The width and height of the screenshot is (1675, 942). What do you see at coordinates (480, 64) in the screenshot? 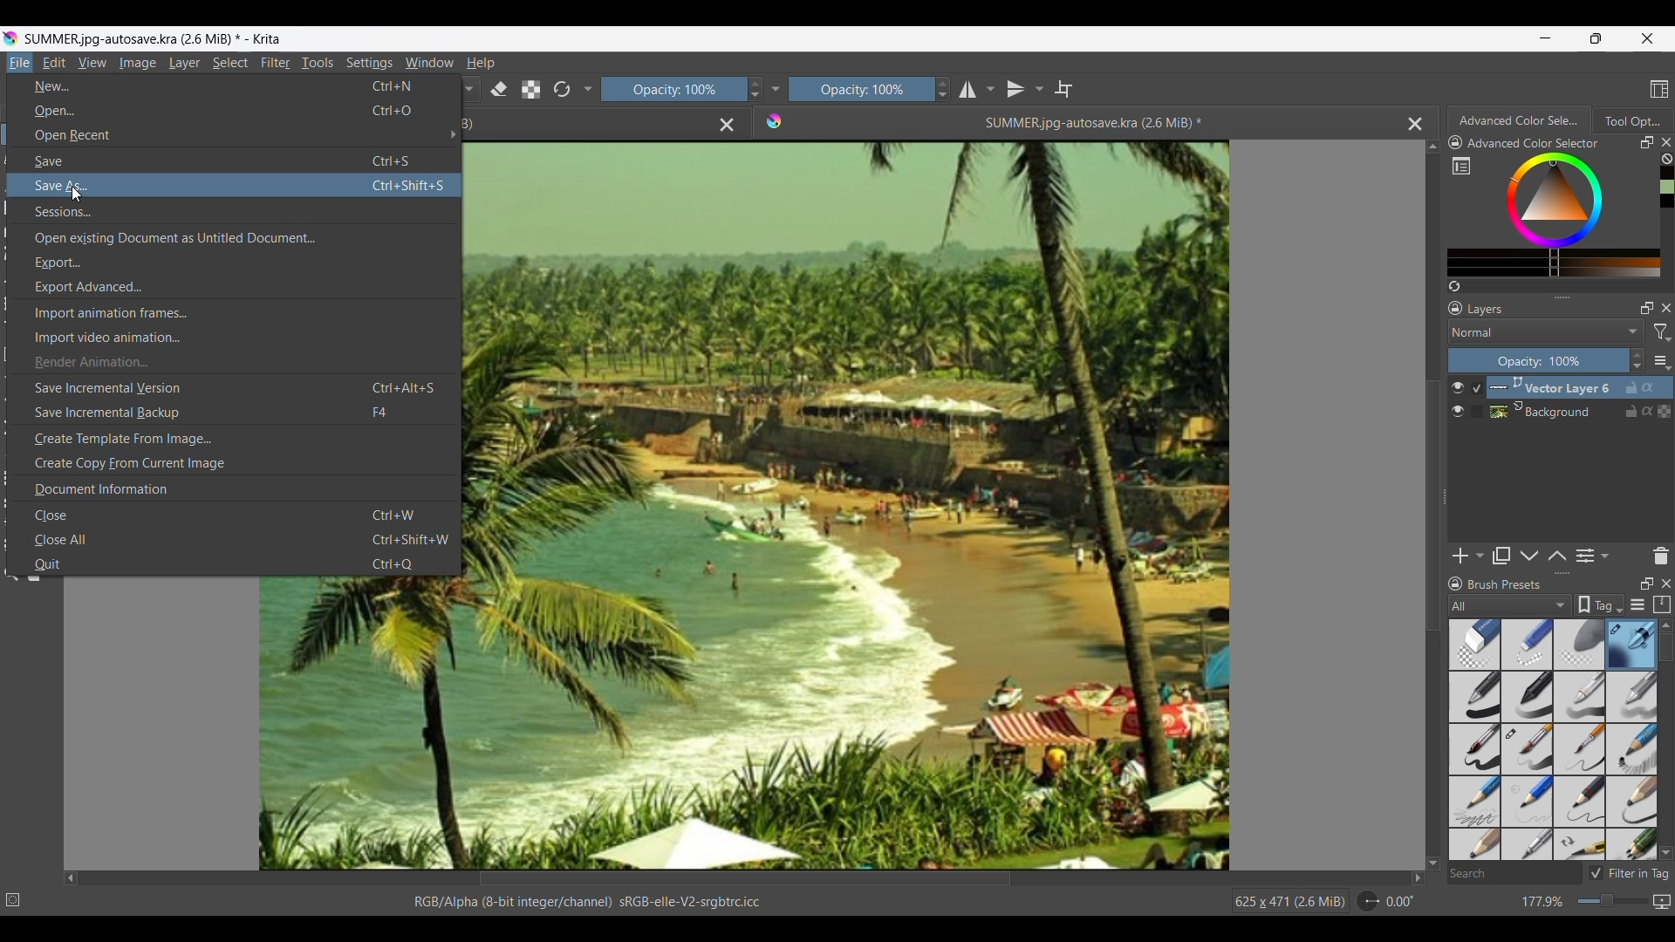
I see `Help` at bounding box center [480, 64].